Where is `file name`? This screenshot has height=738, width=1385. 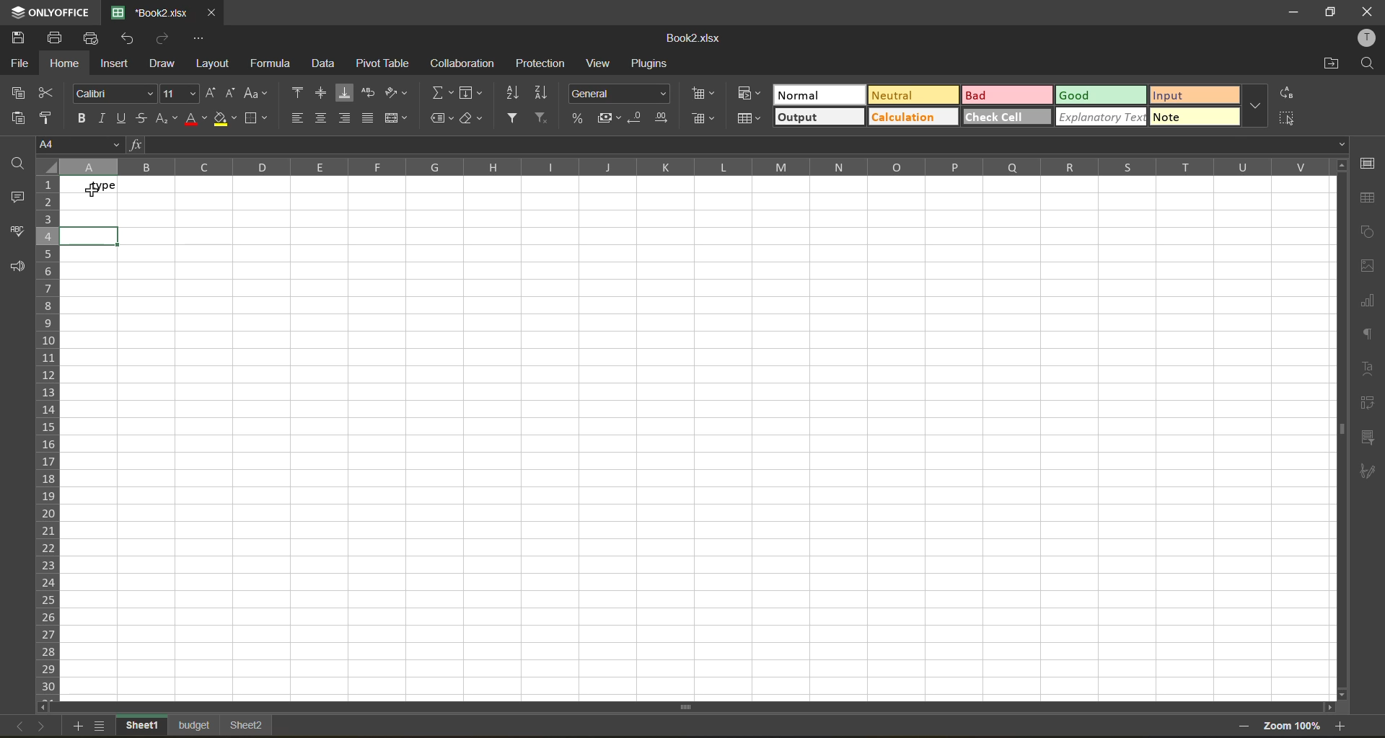
file name is located at coordinates (155, 12).